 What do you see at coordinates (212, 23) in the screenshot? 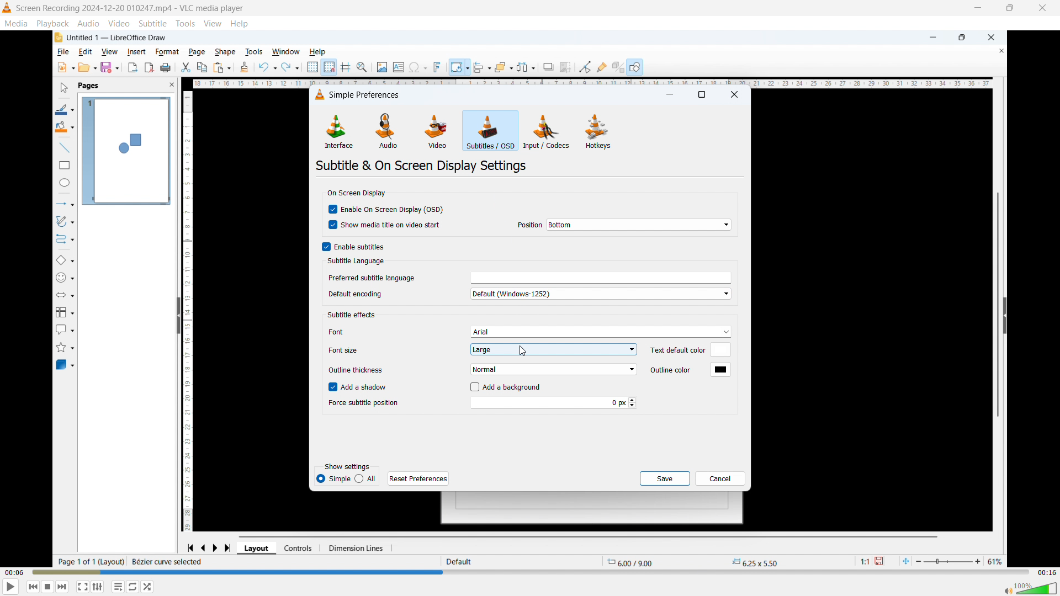
I see `view ` at bounding box center [212, 23].